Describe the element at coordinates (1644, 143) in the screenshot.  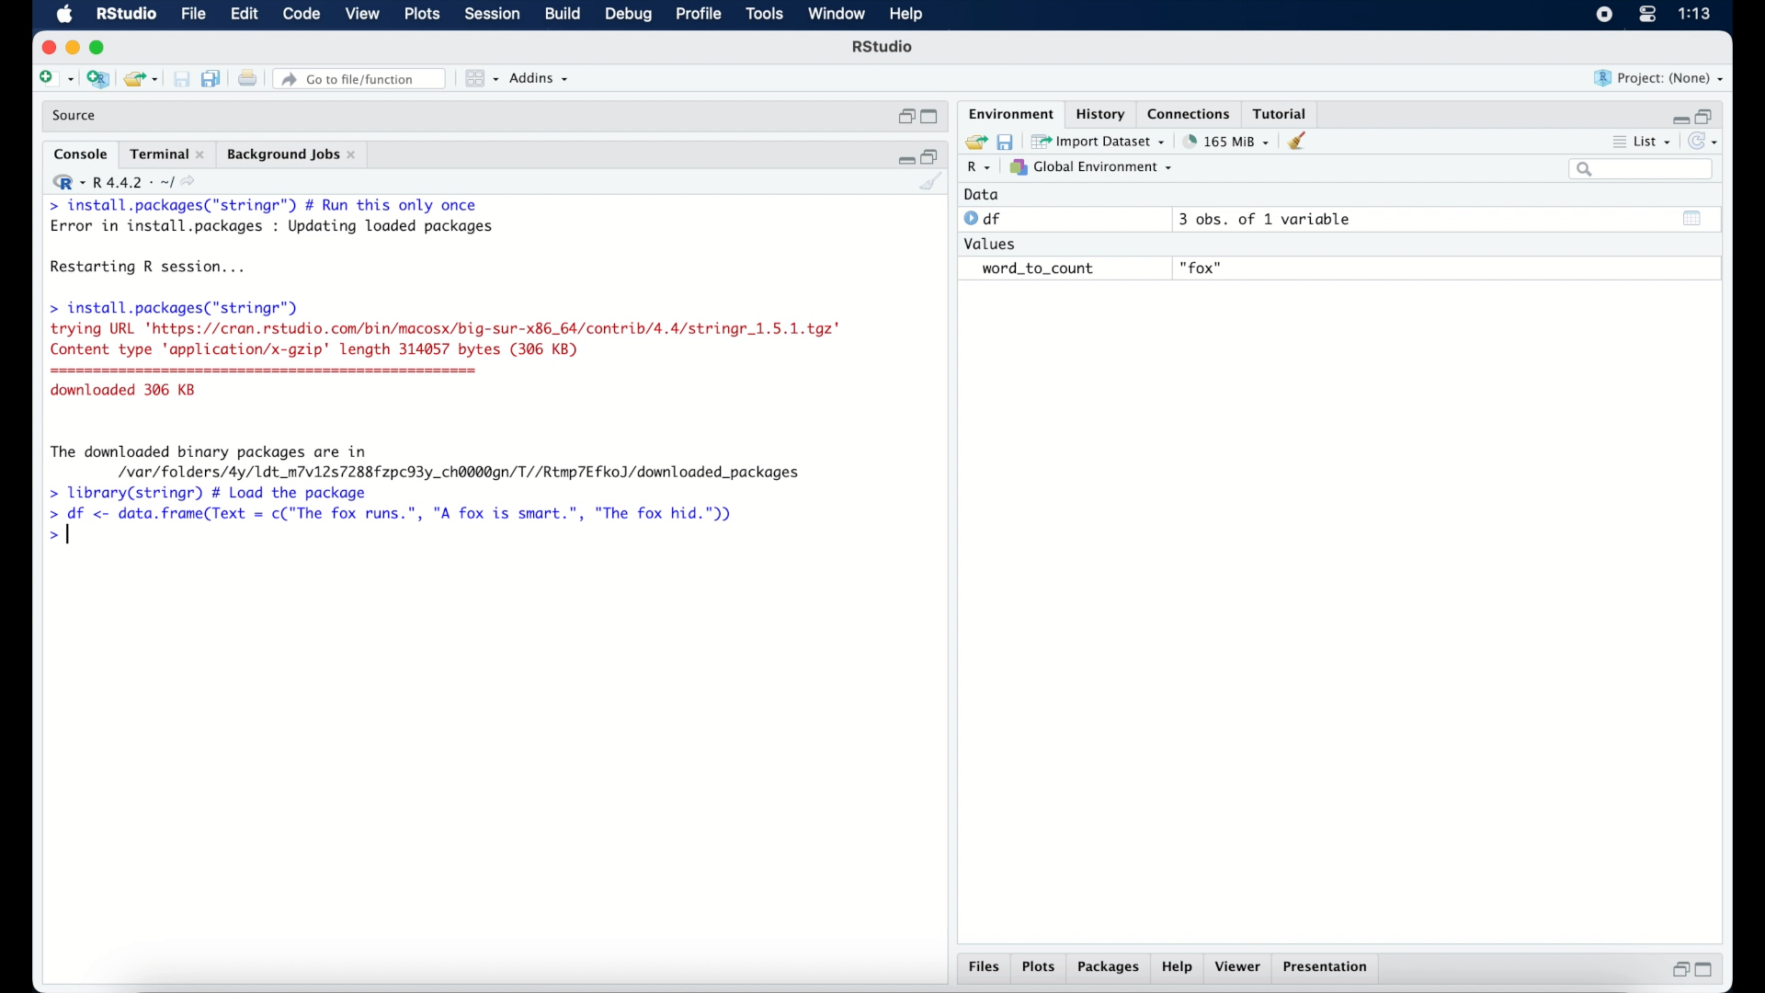
I see `list` at that location.